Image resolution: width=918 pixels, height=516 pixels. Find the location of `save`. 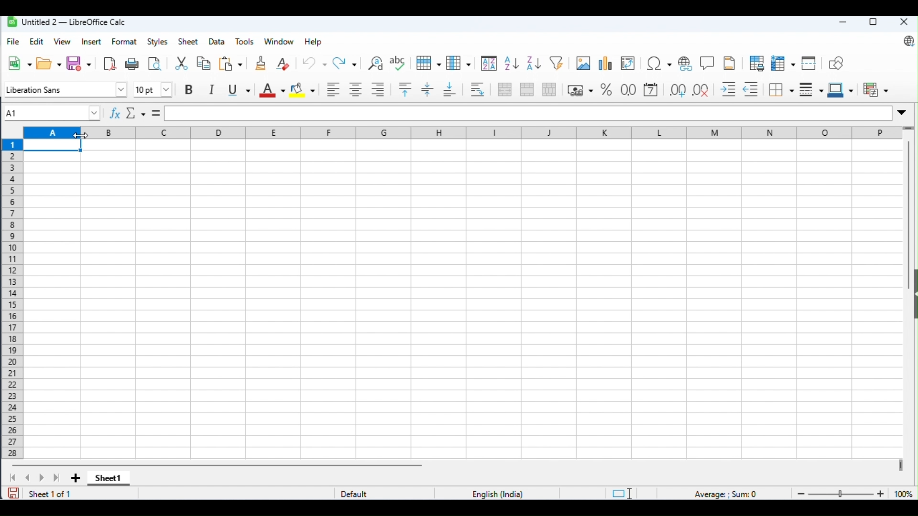

save is located at coordinates (79, 63).